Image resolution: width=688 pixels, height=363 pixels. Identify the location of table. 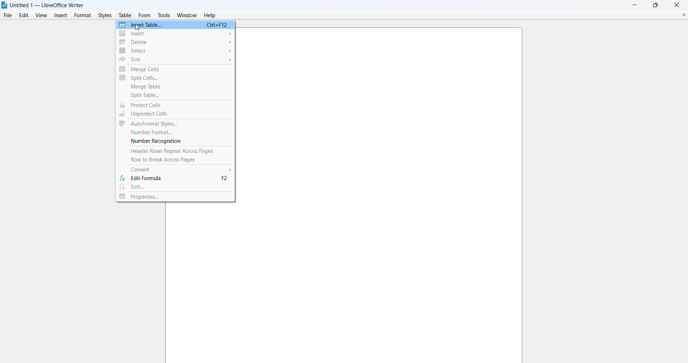
(125, 15).